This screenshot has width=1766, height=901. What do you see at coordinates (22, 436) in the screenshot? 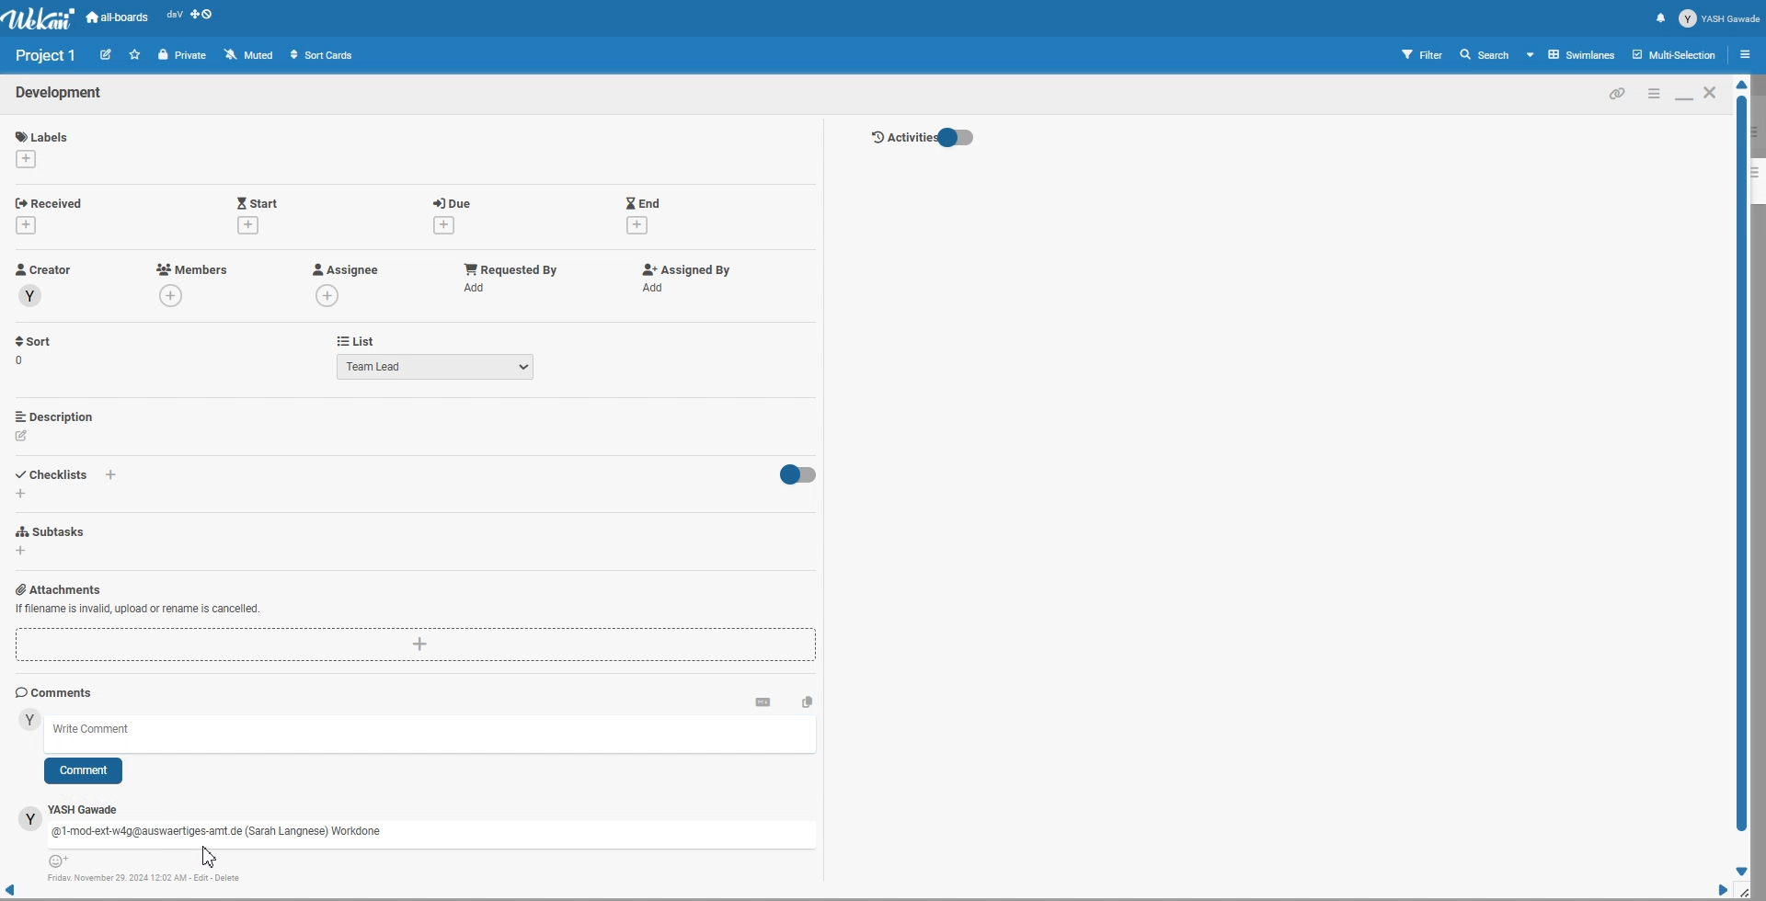
I see `edit` at bounding box center [22, 436].